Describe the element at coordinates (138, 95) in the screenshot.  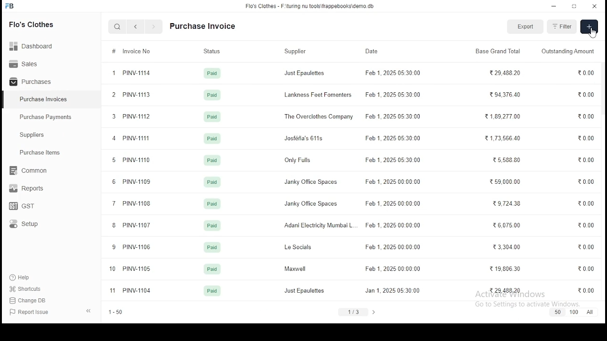
I see `PINV-1113` at that location.